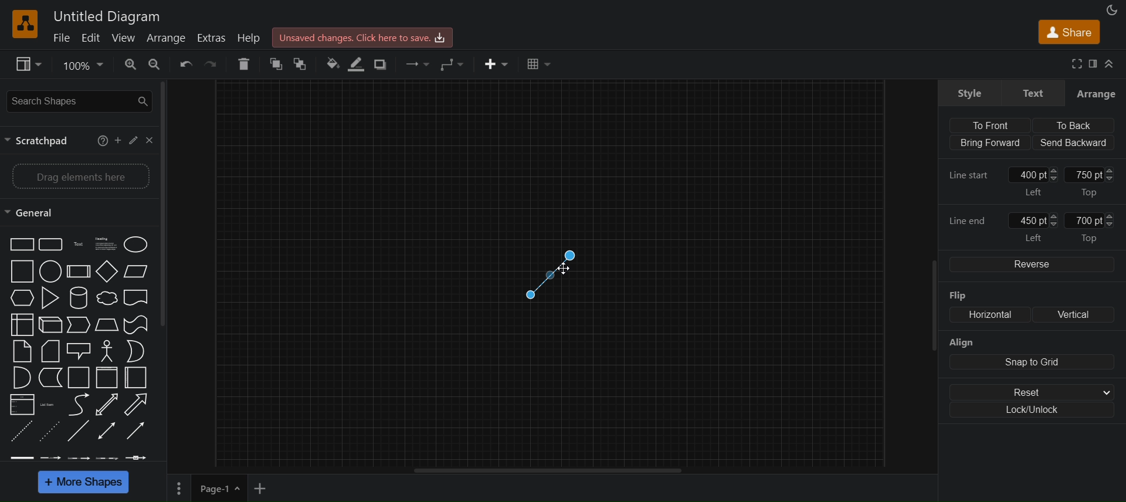 Image resolution: width=1126 pixels, height=502 pixels. What do you see at coordinates (1035, 412) in the screenshot?
I see `lock/unlock` at bounding box center [1035, 412].